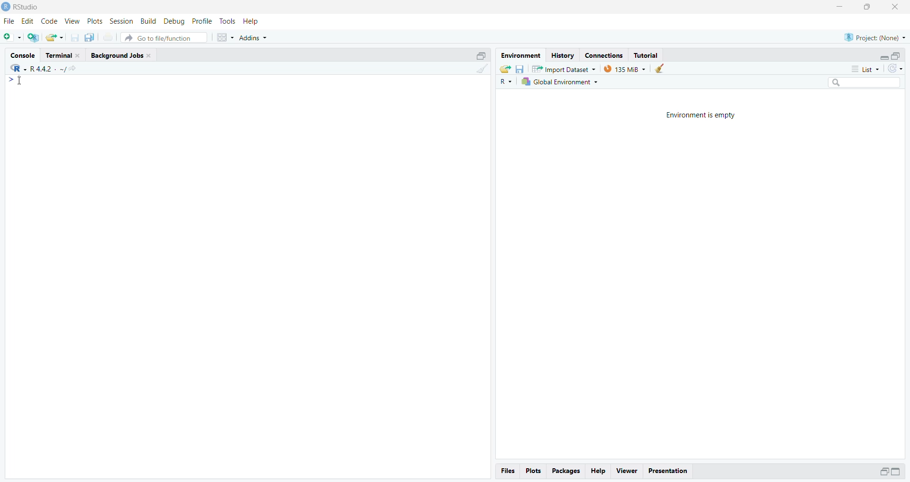 Image resolution: width=910 pixels, height=482 pixels. I want to click on Clear console (Ctrl +L), so click(660, 69).